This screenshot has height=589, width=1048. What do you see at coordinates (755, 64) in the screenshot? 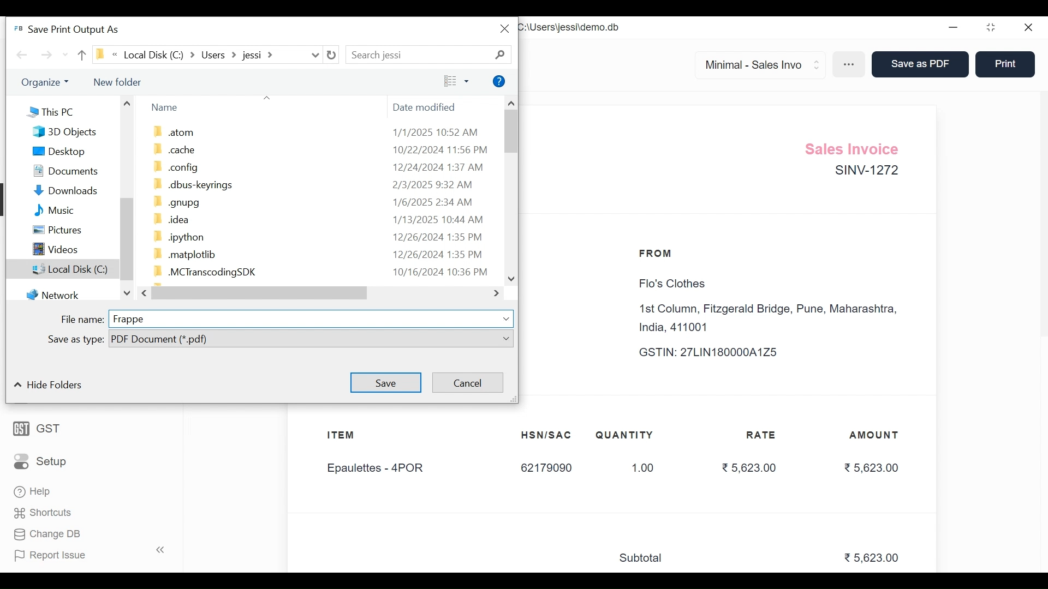
I see `Minimal - Sales Invo` at bounding box center [755, 64].